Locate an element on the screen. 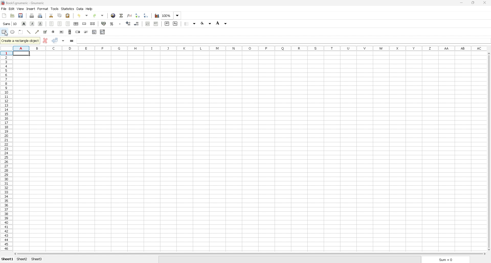 This screenshot has width=491, height=263. cut is located at coordinates (51, 16).